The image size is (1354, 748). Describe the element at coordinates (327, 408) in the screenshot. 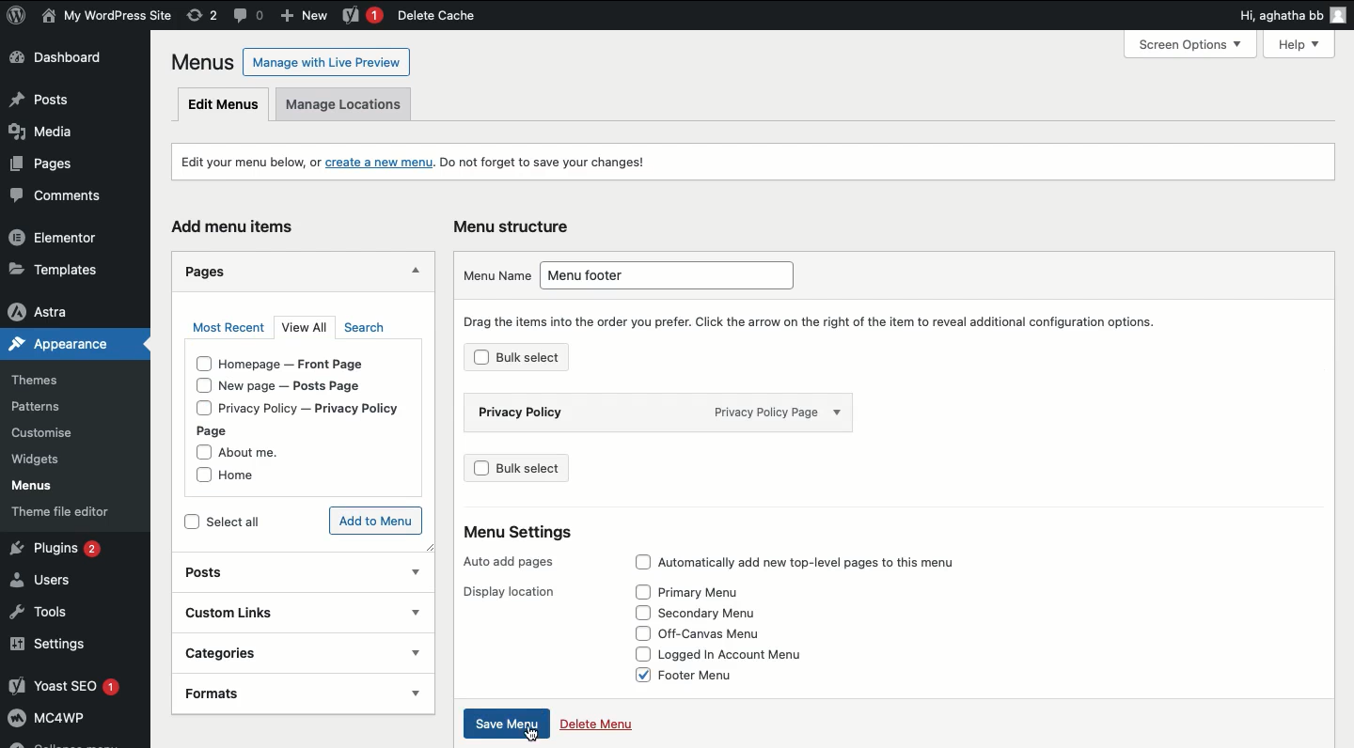

I see `Privacy policy ~ Privacy Policy` at that location.